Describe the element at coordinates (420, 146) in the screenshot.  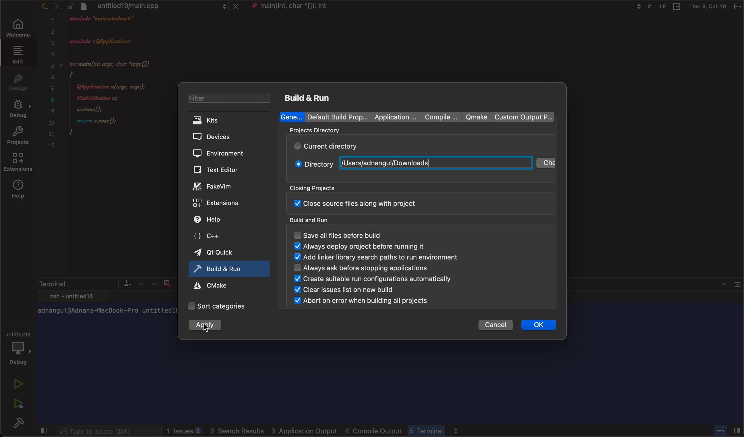
I see `current directory` at that location.